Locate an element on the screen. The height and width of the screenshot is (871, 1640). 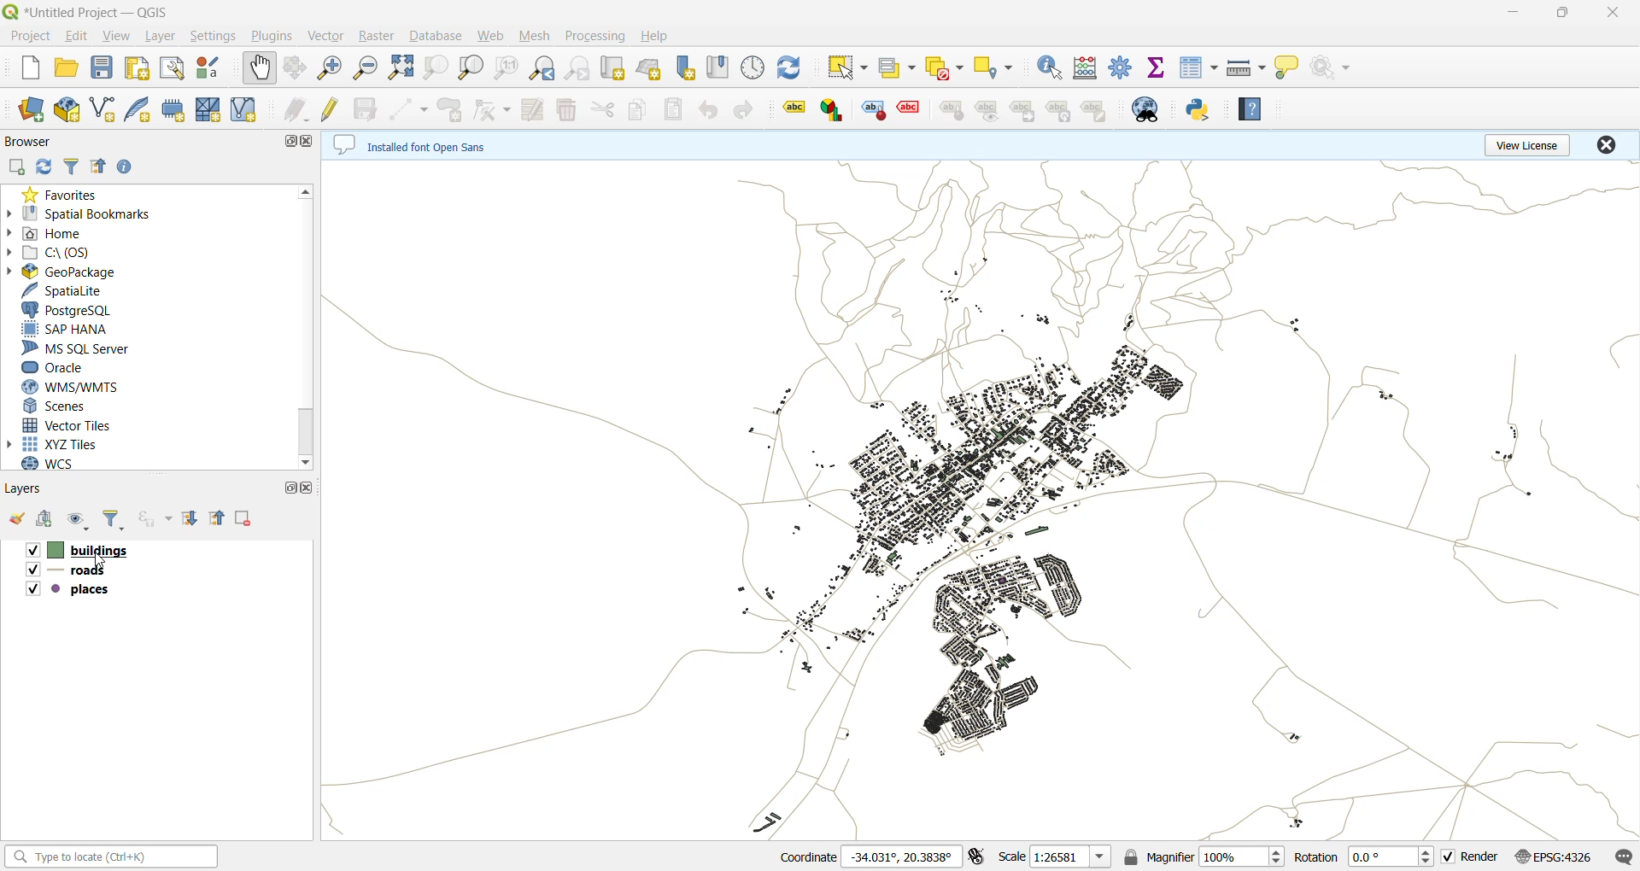
new spatial bookmark is located at coordinates (688, 67).